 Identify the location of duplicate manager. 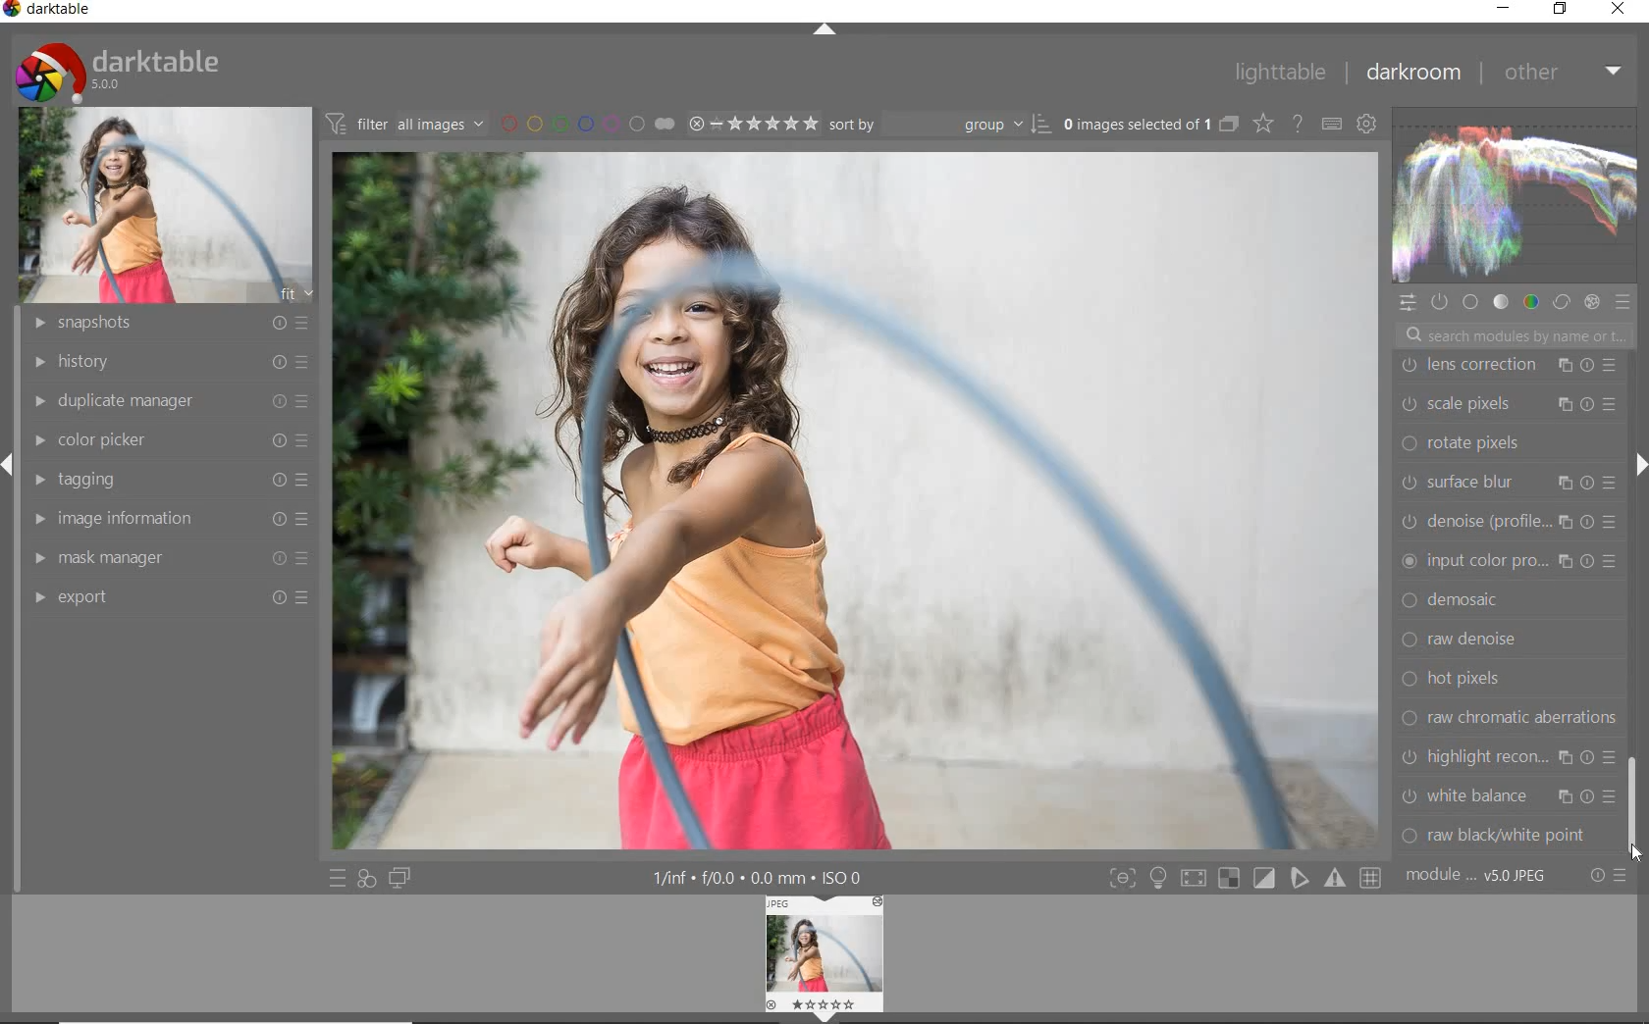
(167, 398).